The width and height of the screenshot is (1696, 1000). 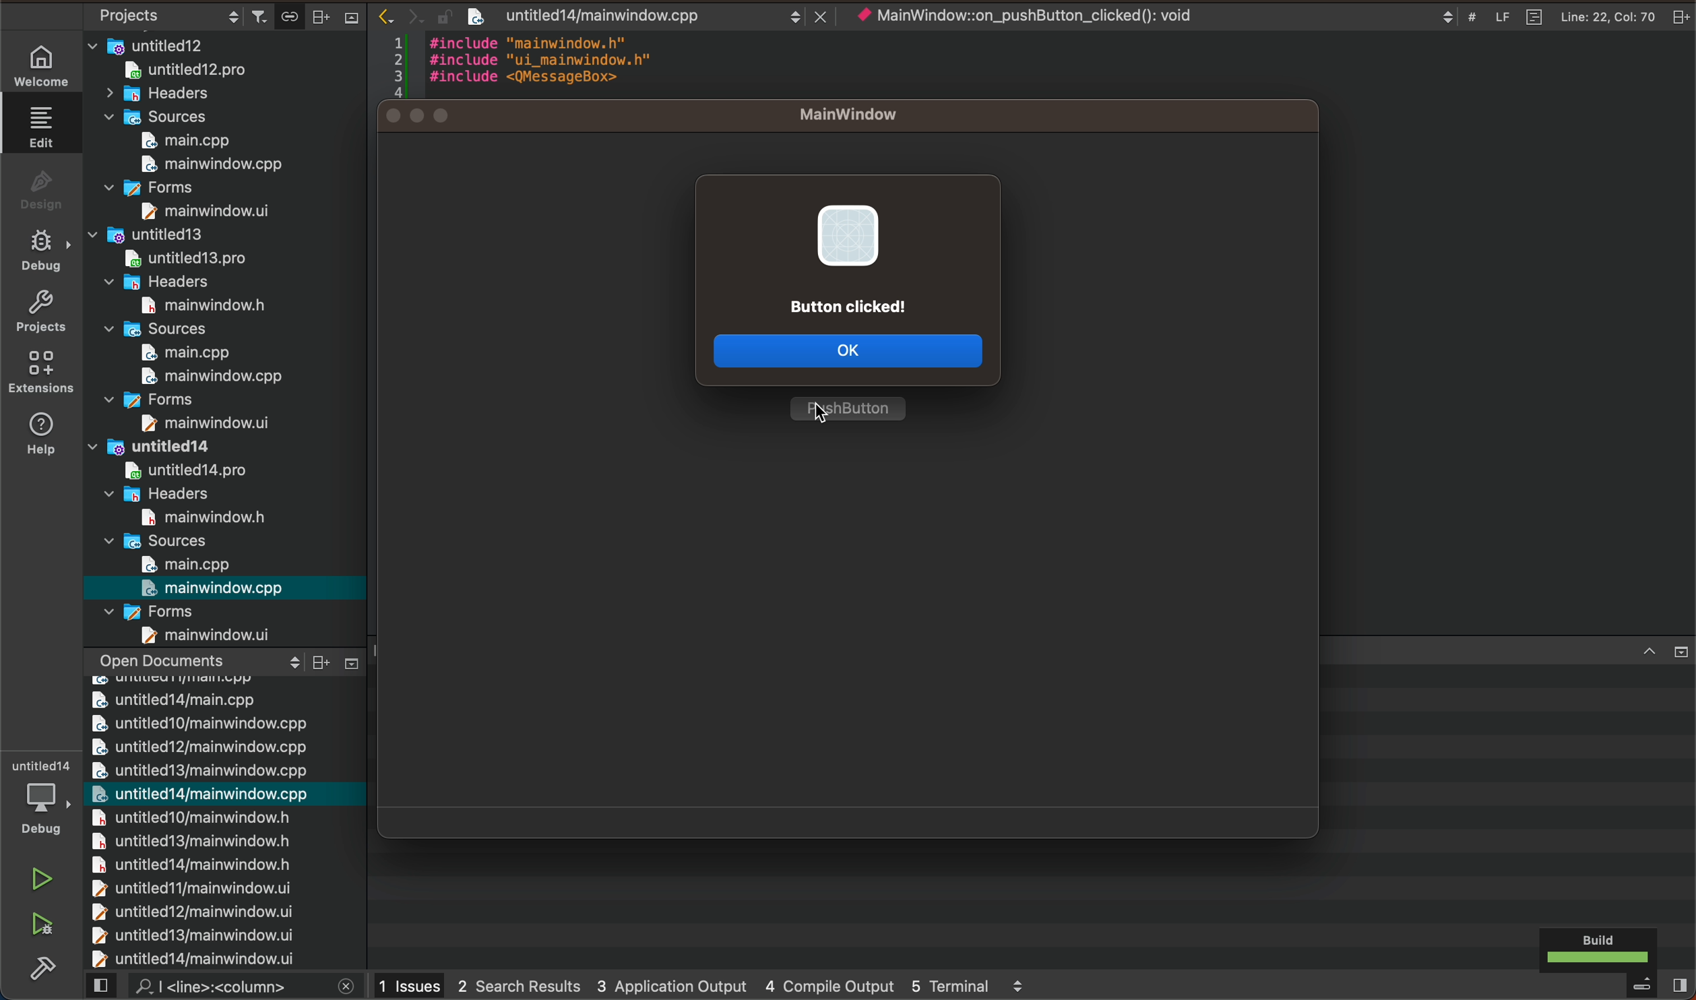 I want to click on main window, so click(x=206, y=377).